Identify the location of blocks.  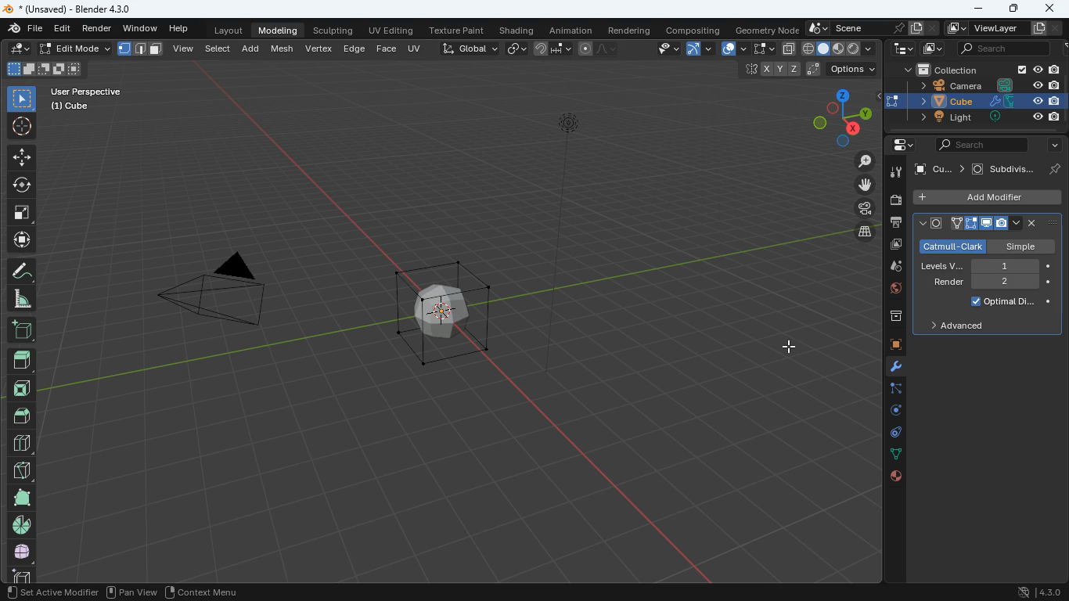
(22, 445).